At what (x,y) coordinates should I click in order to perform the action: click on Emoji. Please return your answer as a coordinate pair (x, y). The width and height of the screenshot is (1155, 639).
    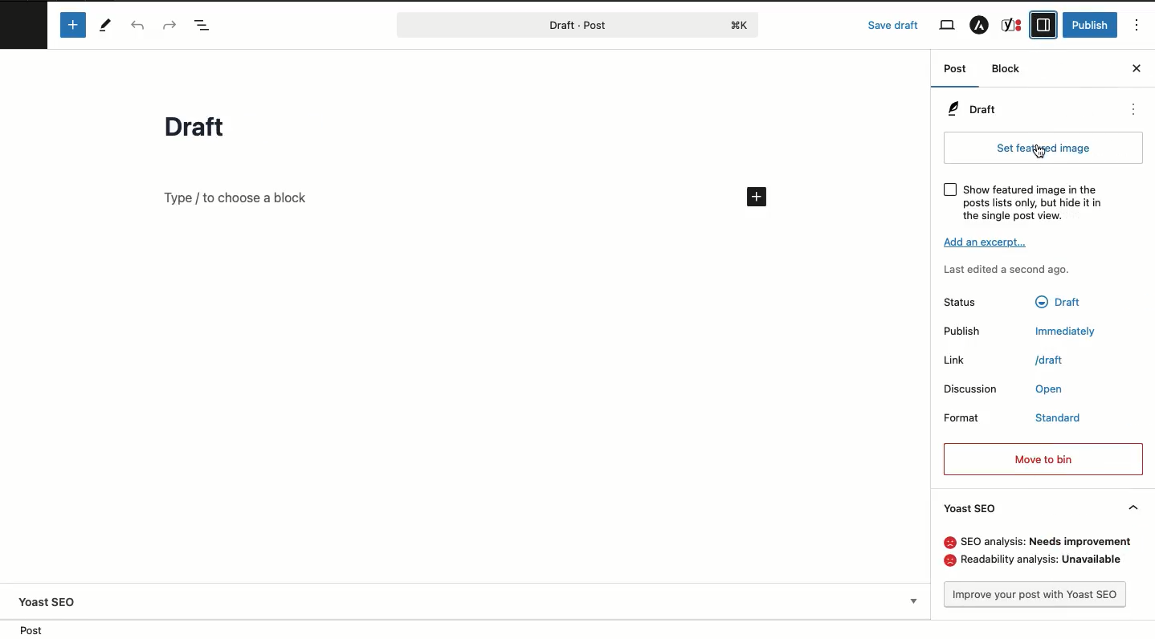
    Looking at the image, I should click on (951, 543).